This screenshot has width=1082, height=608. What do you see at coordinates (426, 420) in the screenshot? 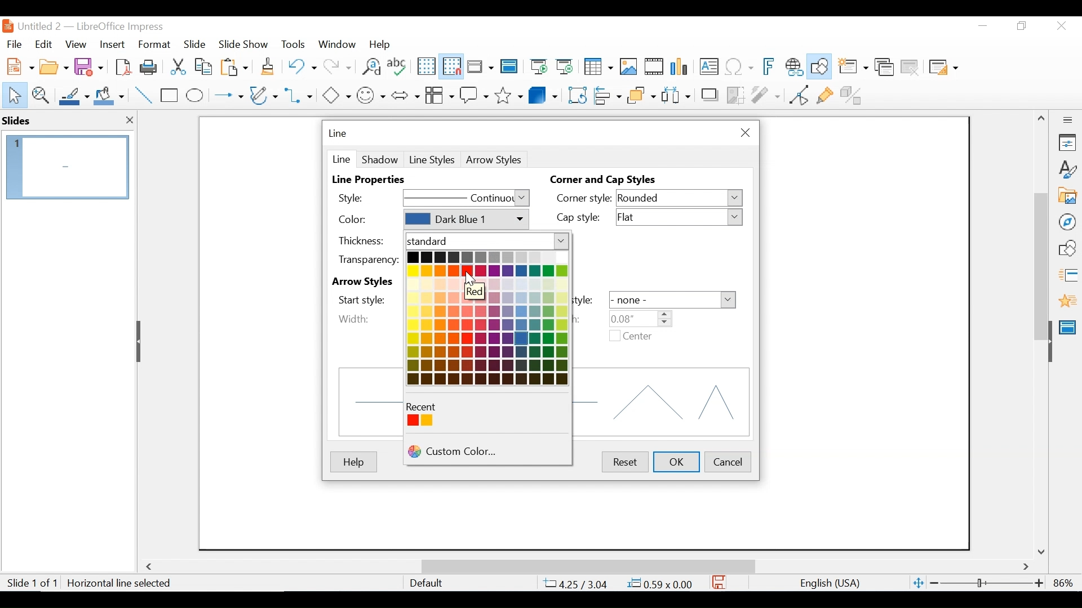
I see `Yellow` at bounding box center [426, 420].